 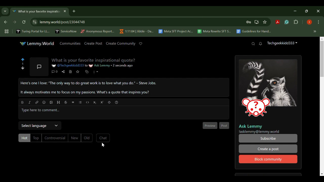 What do you see at coordinates (87, 138) in the screenshot?
I see `Old` at bounding box center [87, 138].